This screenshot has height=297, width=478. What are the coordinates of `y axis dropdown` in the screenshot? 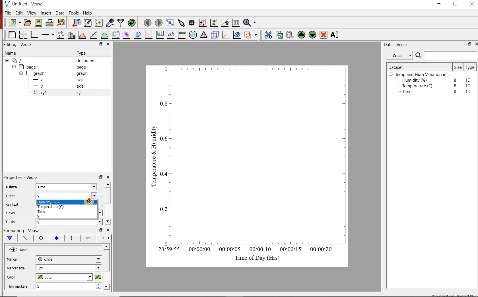 It's located at (92, 223).